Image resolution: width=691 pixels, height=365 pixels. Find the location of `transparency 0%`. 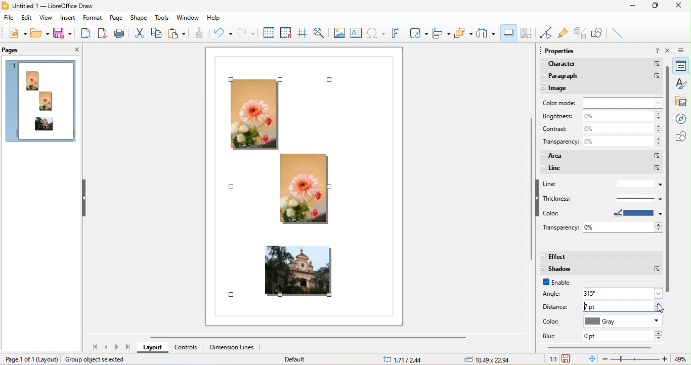

transparency 0% is located at coordinates (602, 226).